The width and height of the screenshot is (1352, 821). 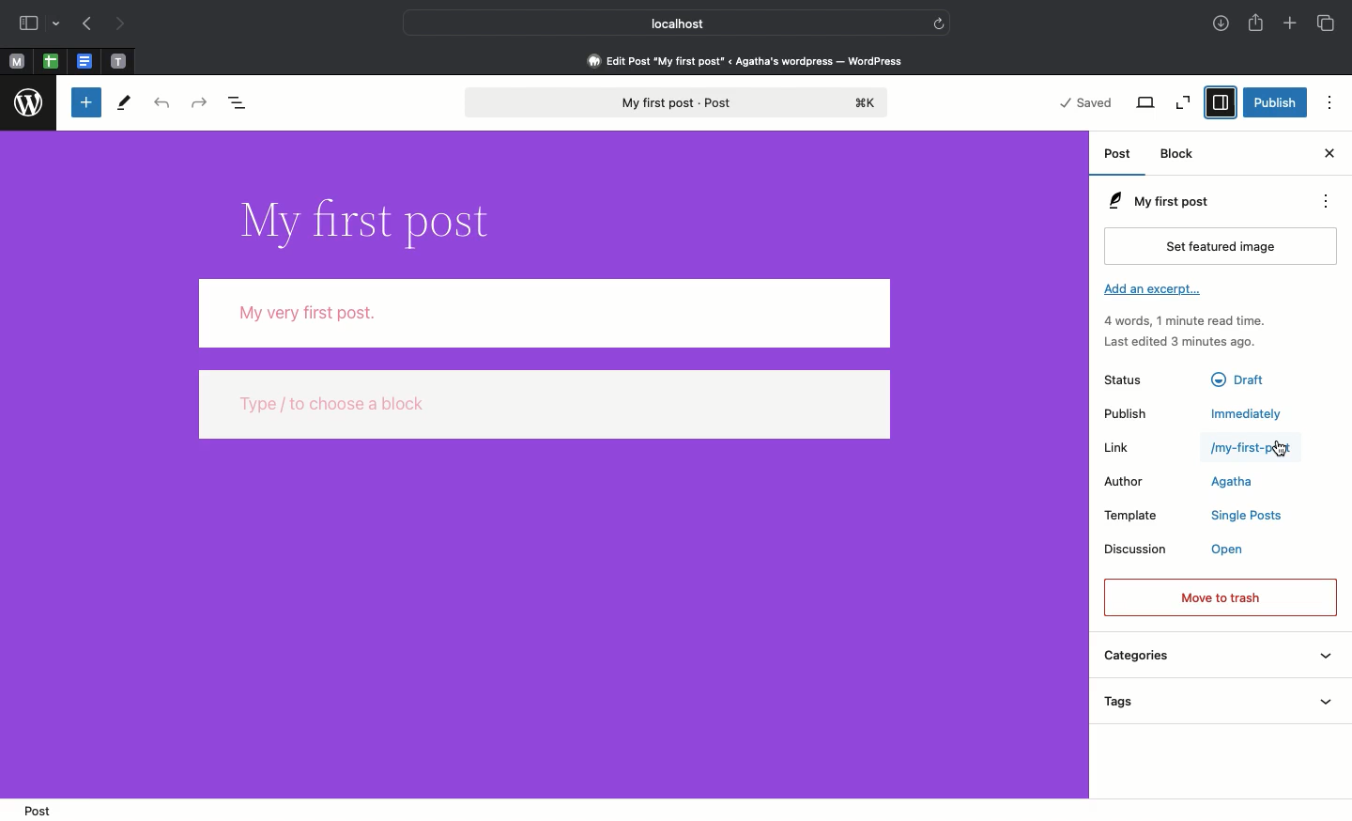 What do you see at coordinates (1185, 104) in the screenshot?
I see `Zoom out` at bounding box center [1185, 104].